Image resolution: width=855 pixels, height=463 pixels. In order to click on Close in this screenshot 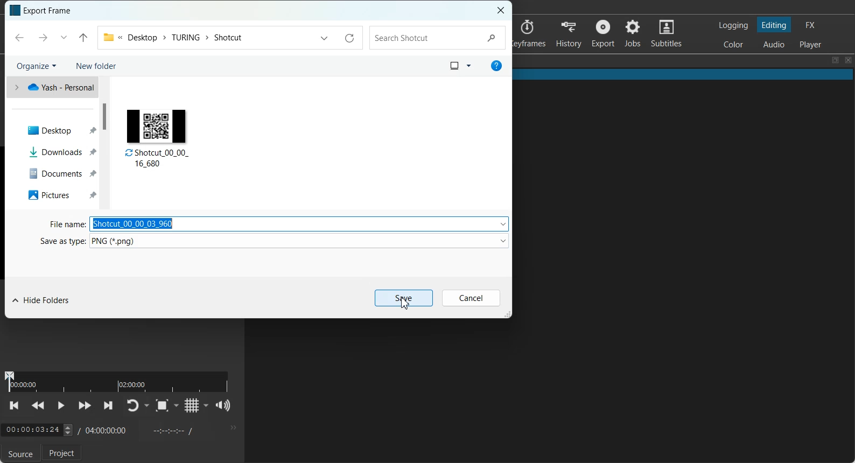, I will do `click(849, 60)`.